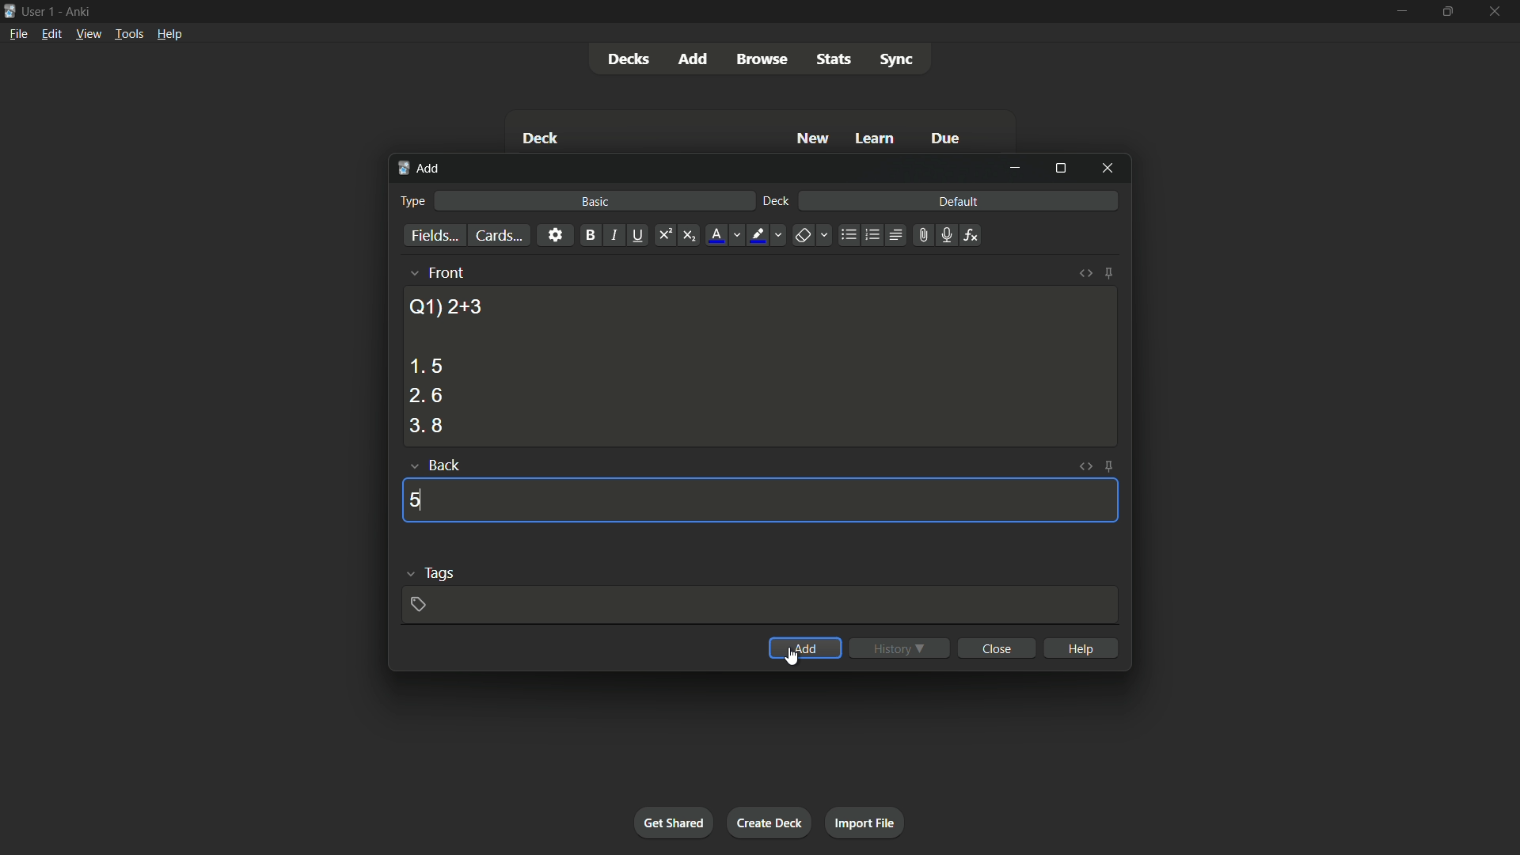 The image size is (1520, 855). I want to click on add, so click(806, 648).